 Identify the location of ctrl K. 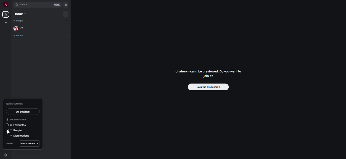
(56, 5).